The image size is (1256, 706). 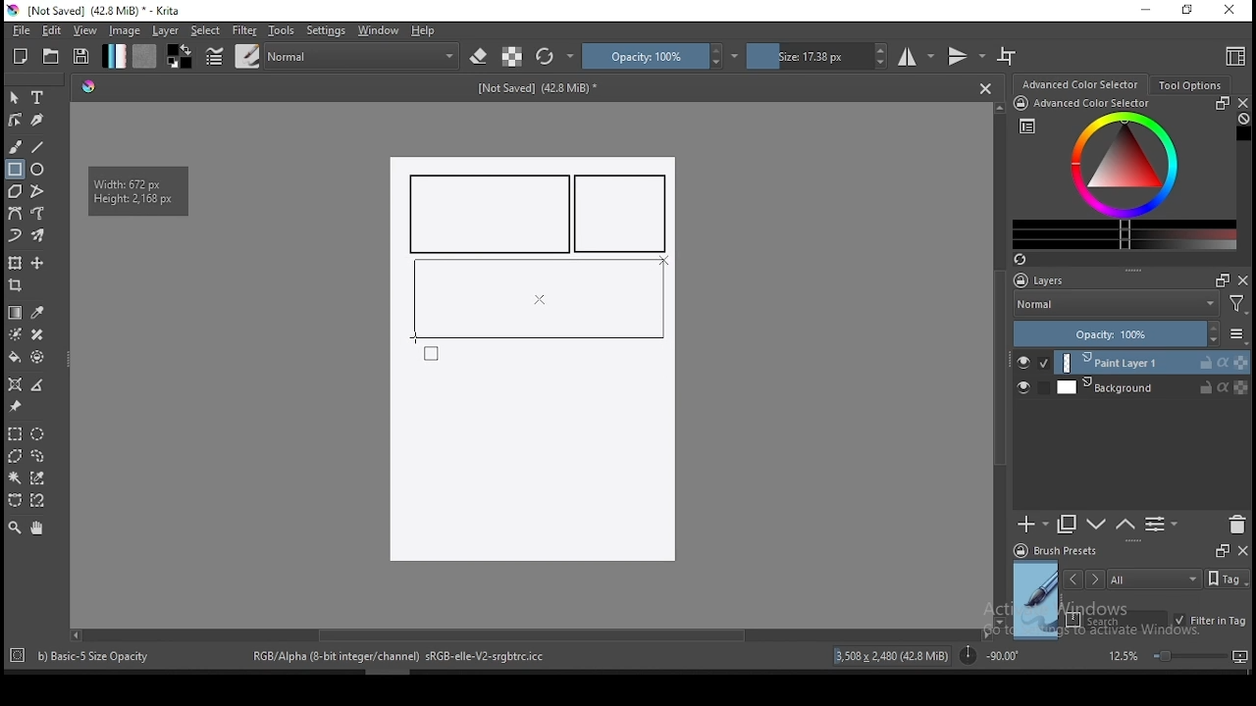 What do you see at coordinates (206, 30) in the screenshot?
I see `select` at bounding box center [206, 30].